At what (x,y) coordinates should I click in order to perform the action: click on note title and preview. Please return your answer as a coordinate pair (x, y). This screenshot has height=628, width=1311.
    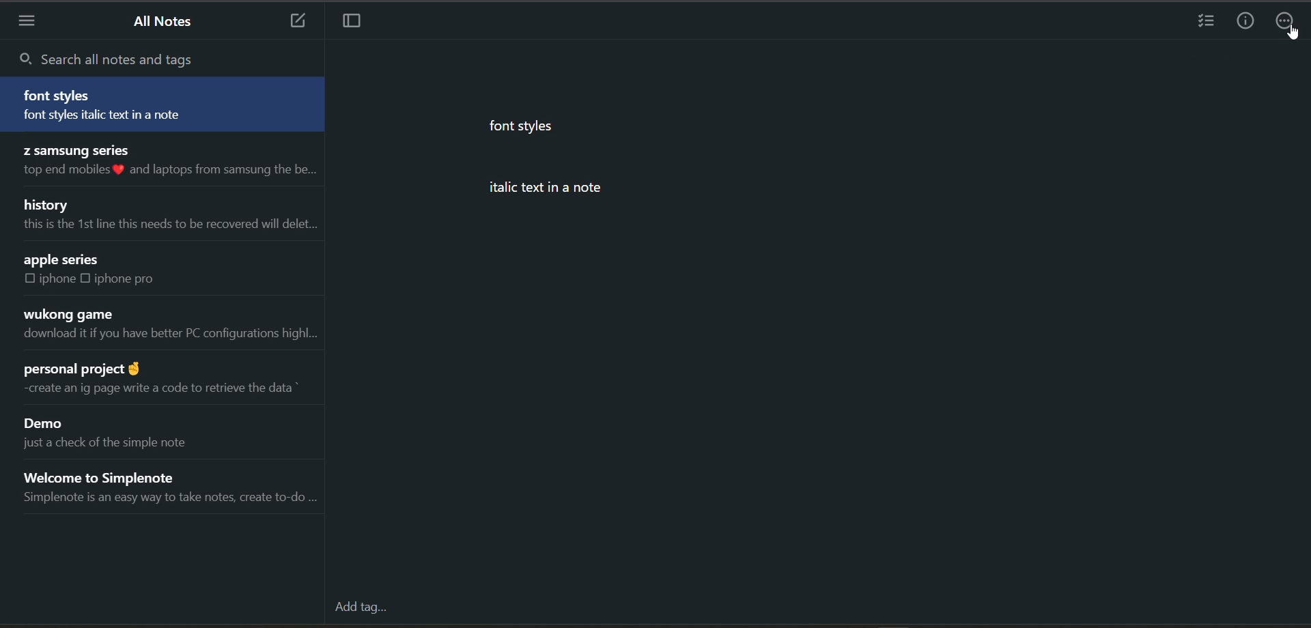
    Looking at the image, I should click on (167, 325).